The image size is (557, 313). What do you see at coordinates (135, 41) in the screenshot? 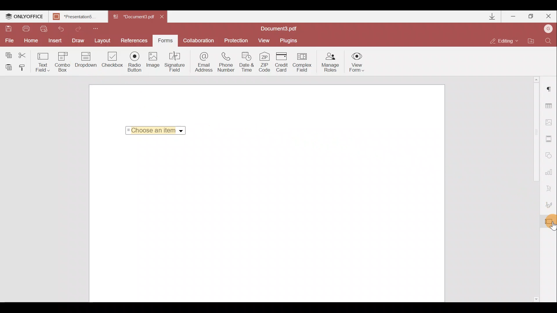
I see `Preferences` at bounding box center [135, 41].